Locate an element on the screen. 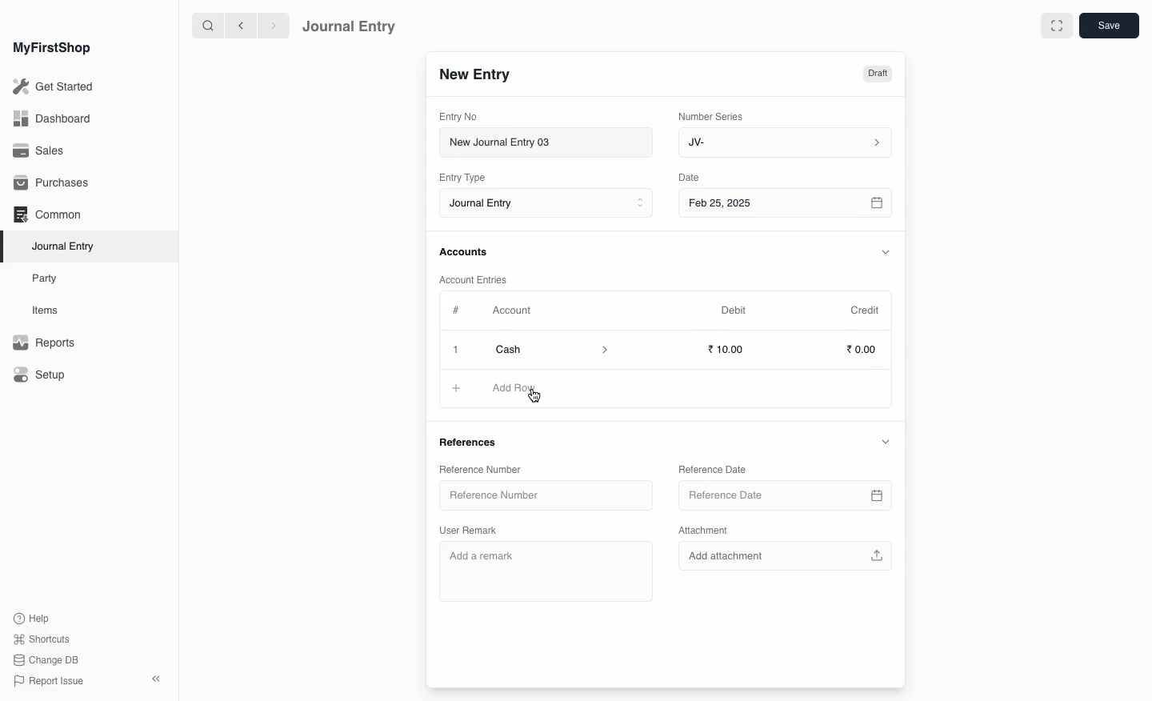  Add attachment is located at coordinates (787, 555).